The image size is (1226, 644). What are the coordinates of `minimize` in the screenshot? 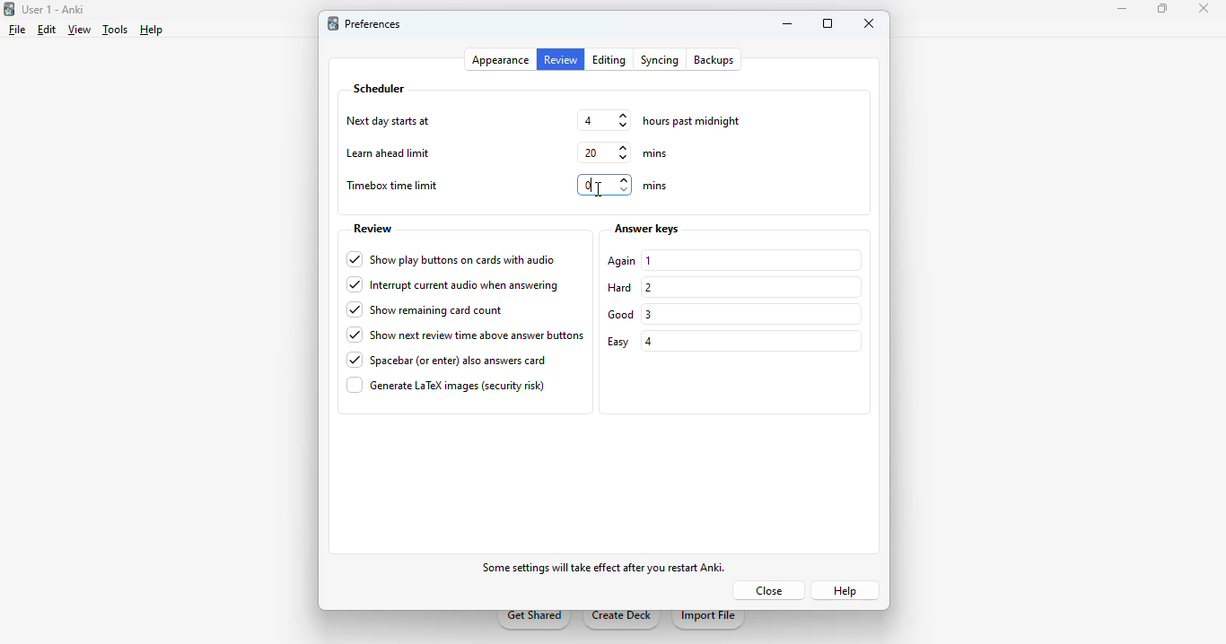 It's located at (1124, 9).